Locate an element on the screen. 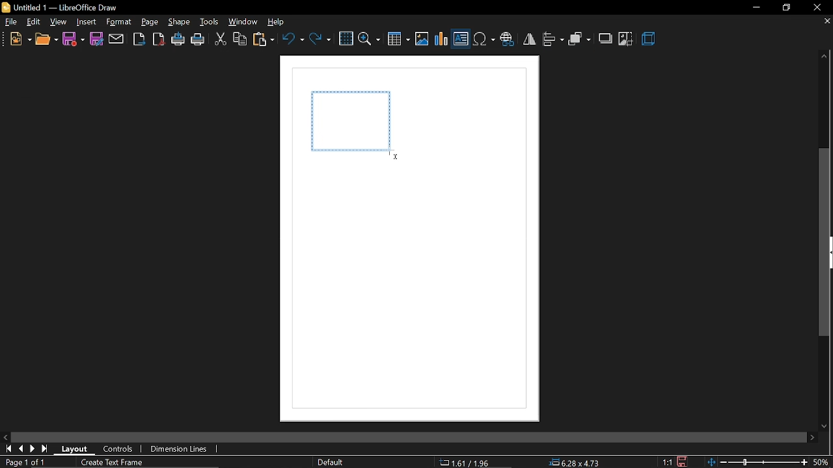 The height and width of the screenshot is (468, 833). Cursor is located at coordinates (394, 155).